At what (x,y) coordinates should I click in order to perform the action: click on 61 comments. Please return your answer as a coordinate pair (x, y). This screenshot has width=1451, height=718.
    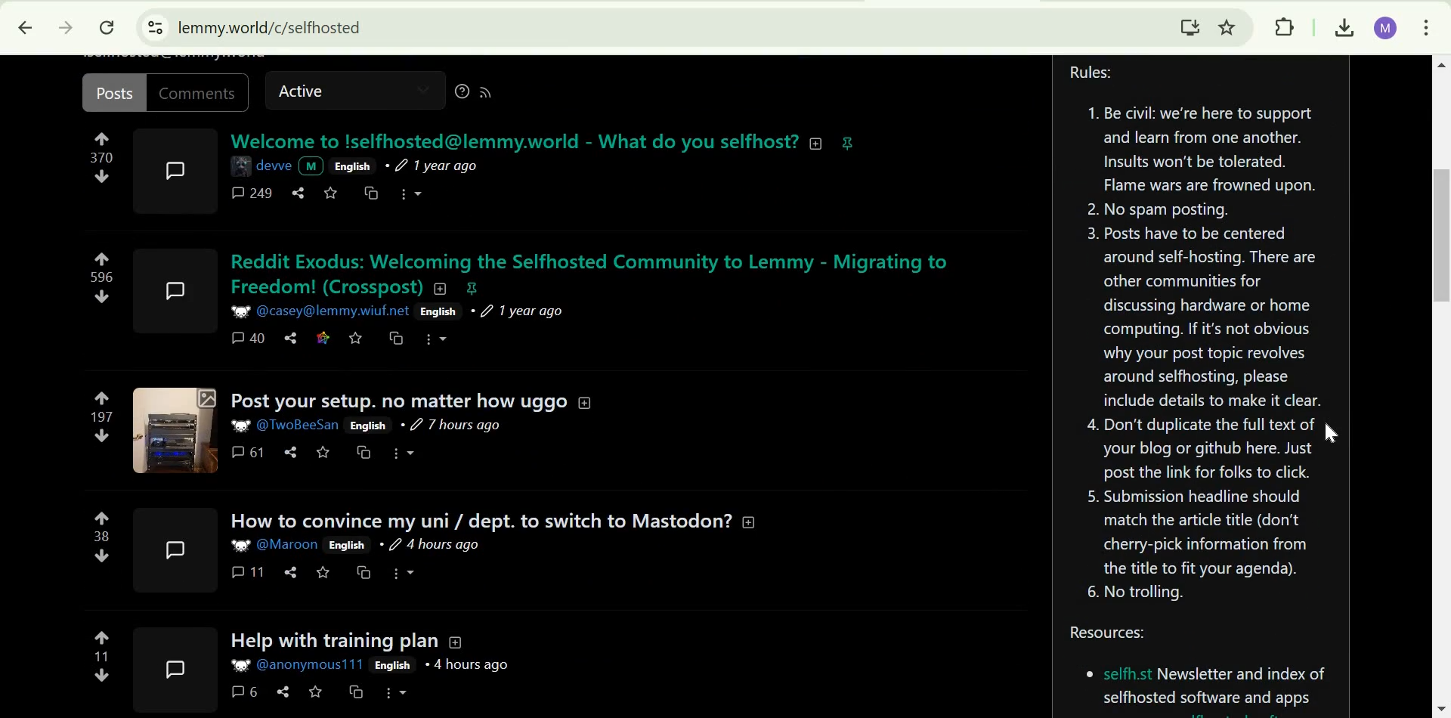
    Looking at the image, I should click on (246, 453).